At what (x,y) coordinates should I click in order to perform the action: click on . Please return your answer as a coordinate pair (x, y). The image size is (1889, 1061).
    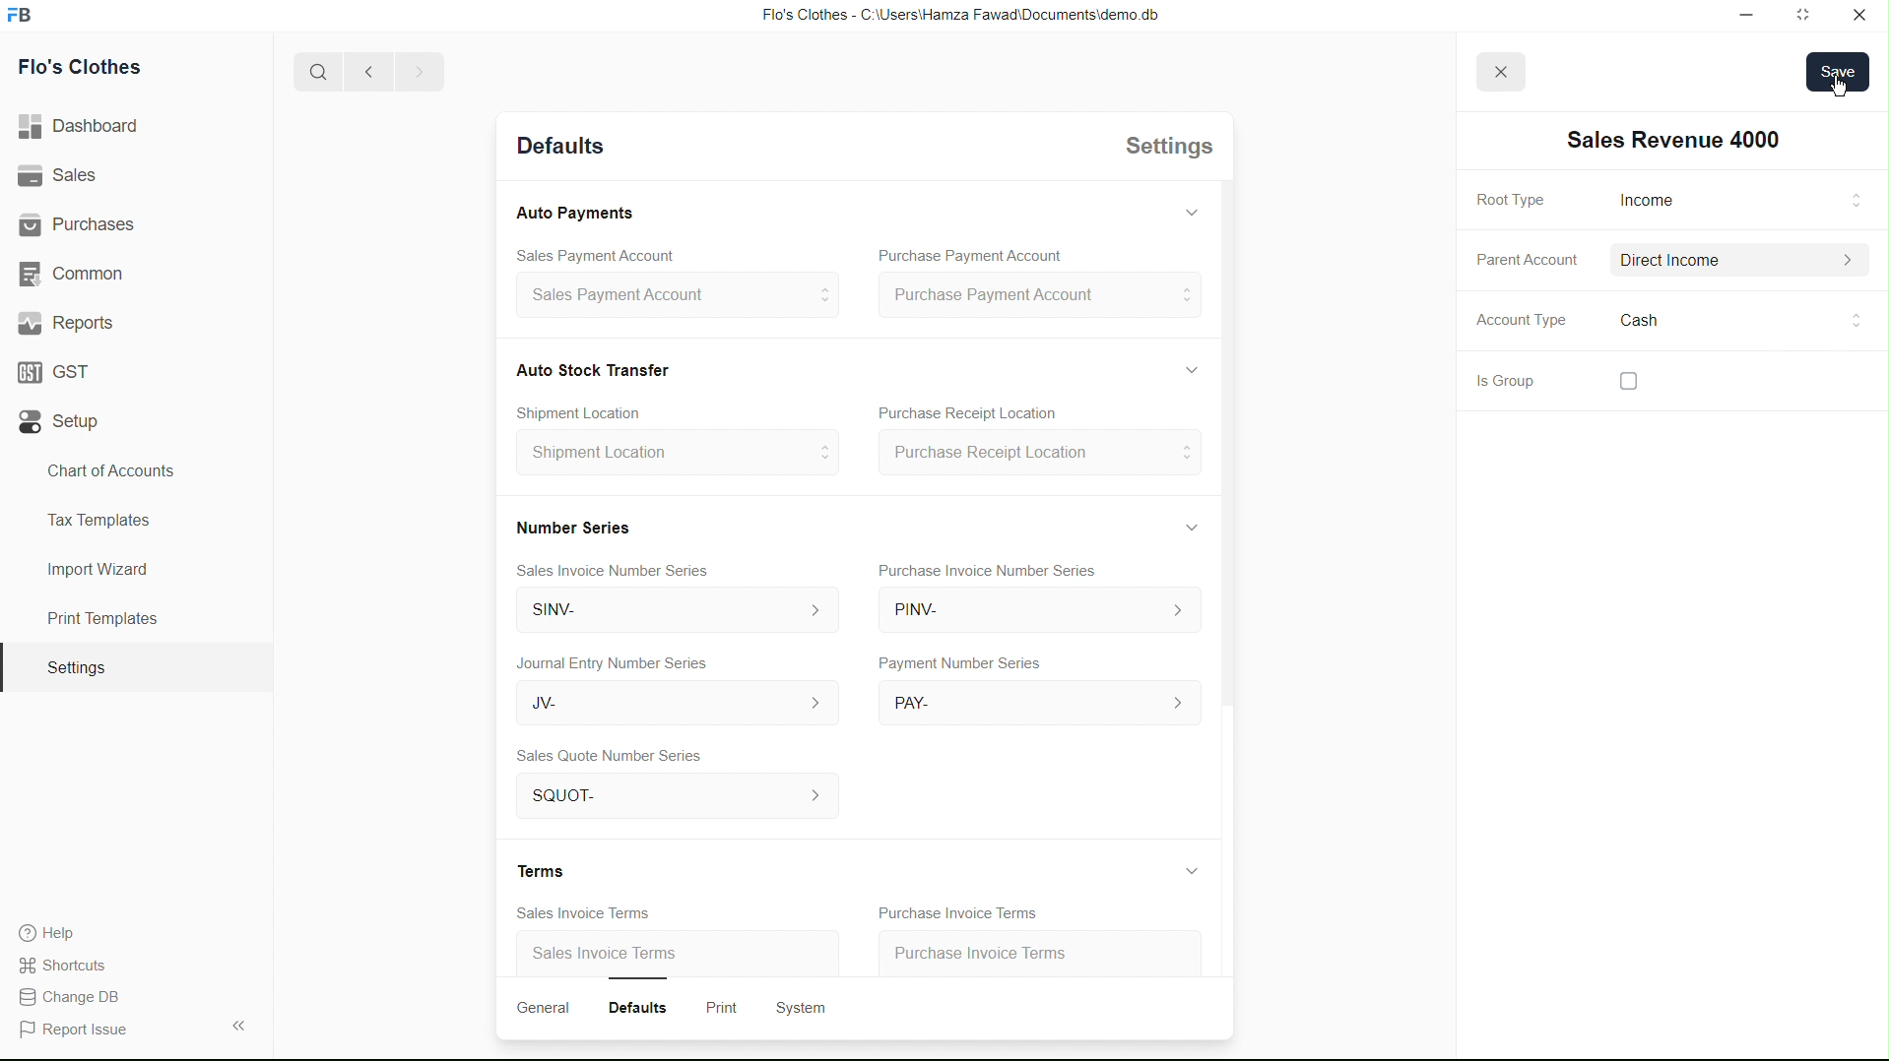
    Looking at the image, I should click on (1851, 261).